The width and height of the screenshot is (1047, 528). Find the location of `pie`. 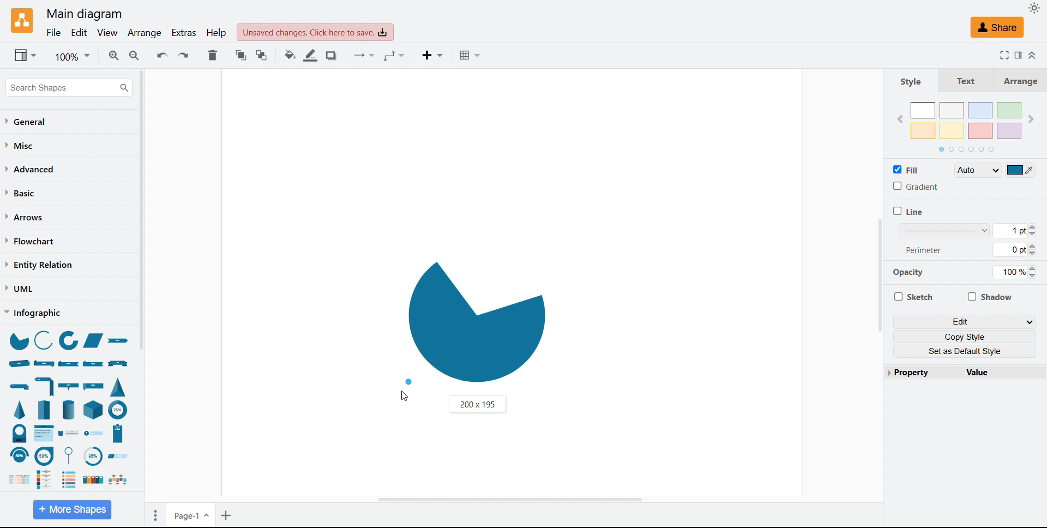

pie is located at coordinates (18, 340).